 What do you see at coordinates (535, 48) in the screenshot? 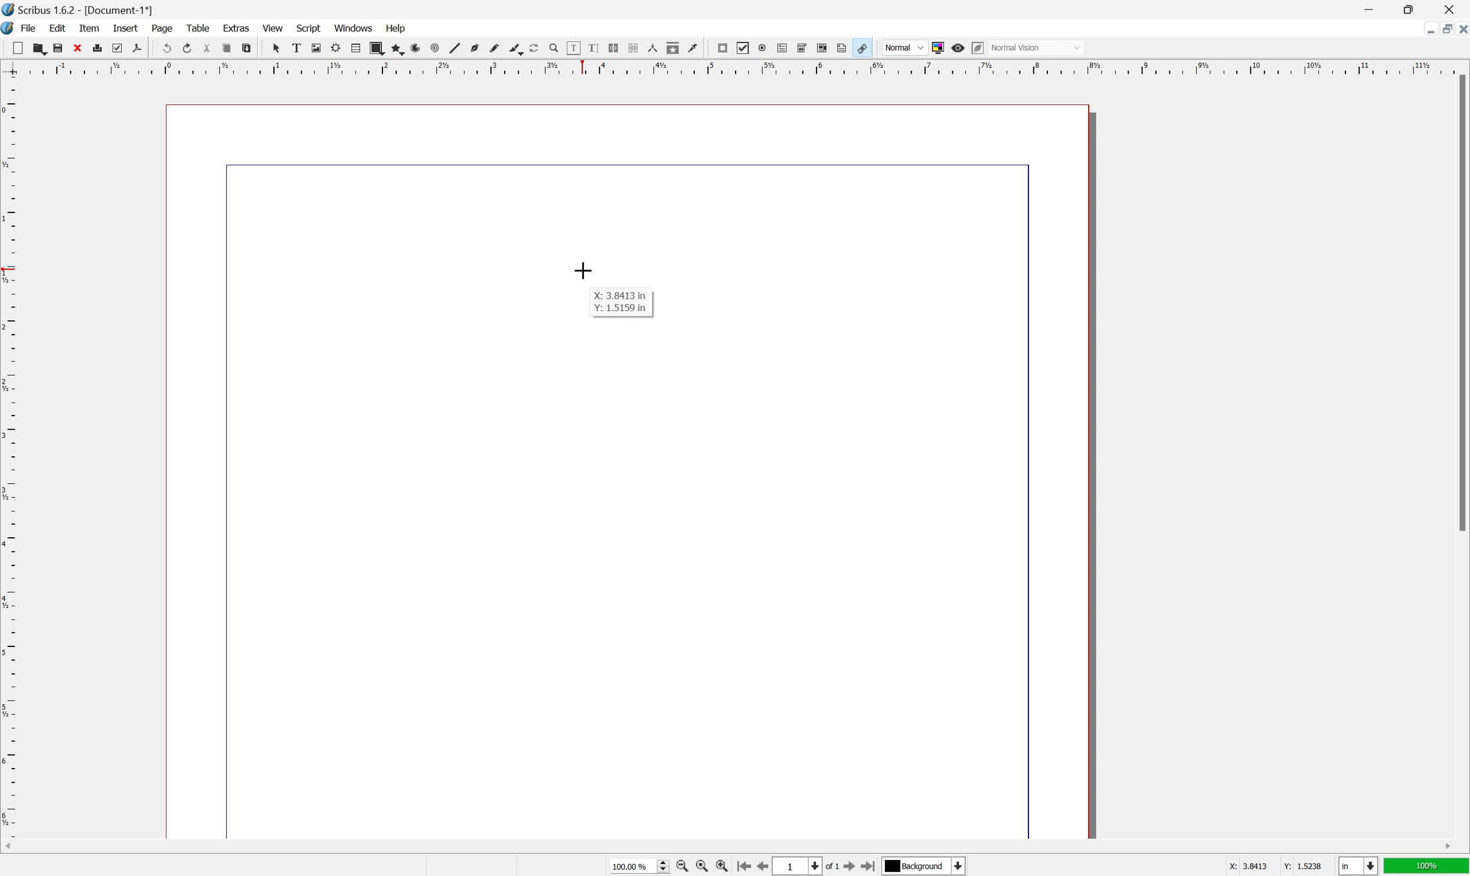
I see `rotate item` at bounding box center [535, 48].